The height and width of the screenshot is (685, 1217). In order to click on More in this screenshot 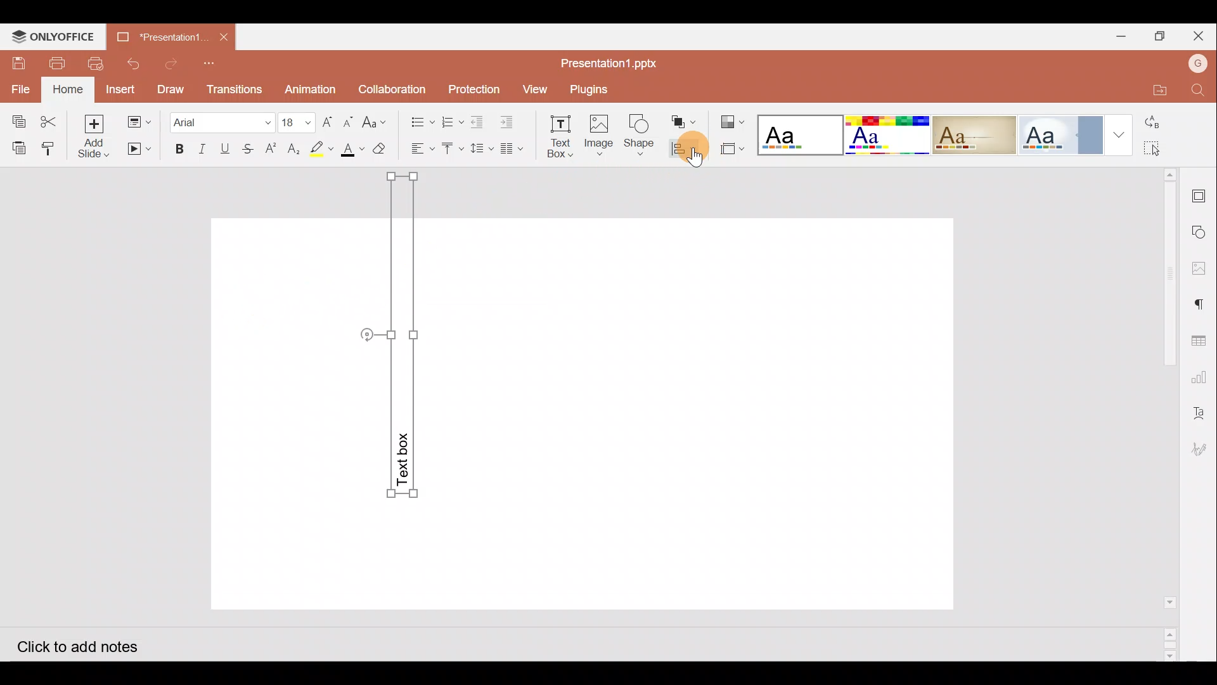, I will do `click(1119, 138)`.